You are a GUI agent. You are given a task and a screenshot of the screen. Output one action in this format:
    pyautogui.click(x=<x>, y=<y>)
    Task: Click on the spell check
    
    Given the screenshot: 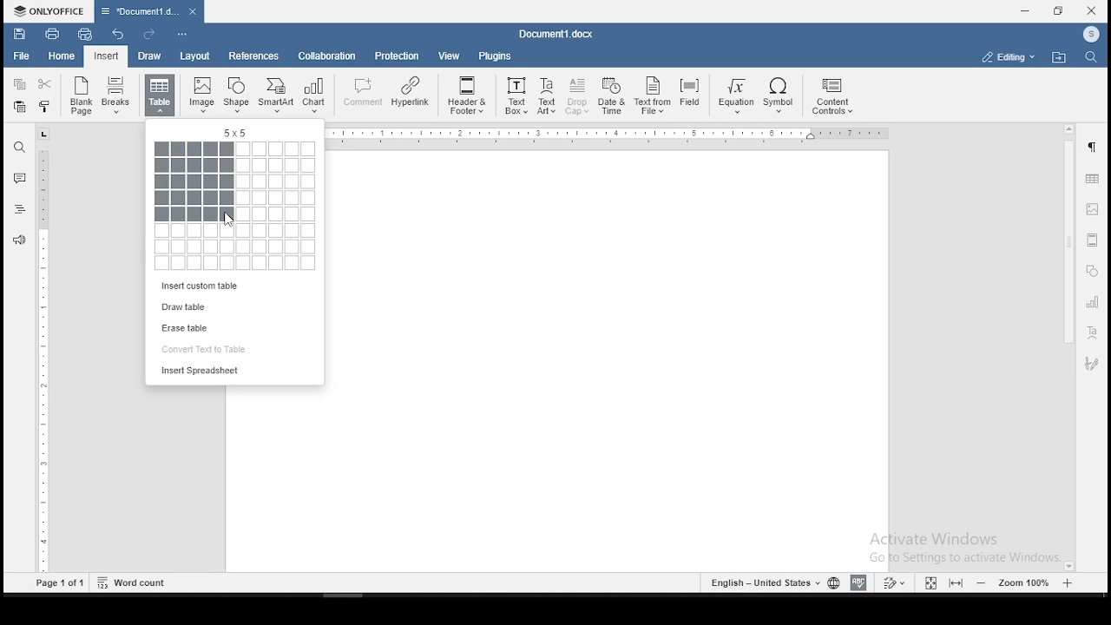 What is the action you would take?
    pyautogui.click(x=858, y=583)
    